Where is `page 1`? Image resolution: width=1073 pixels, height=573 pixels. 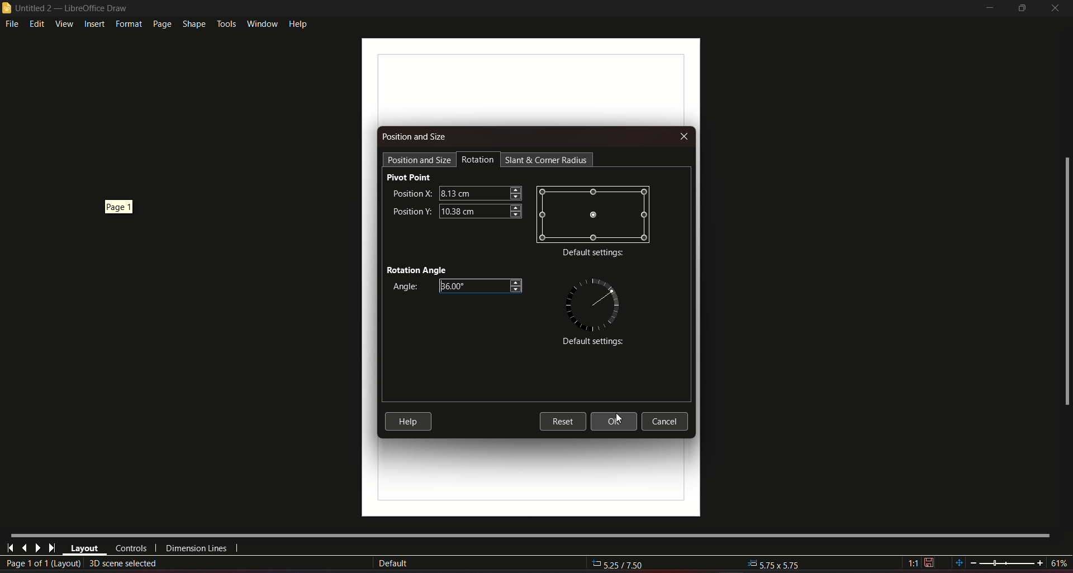
page 1 is located at coordinates (120, 206).